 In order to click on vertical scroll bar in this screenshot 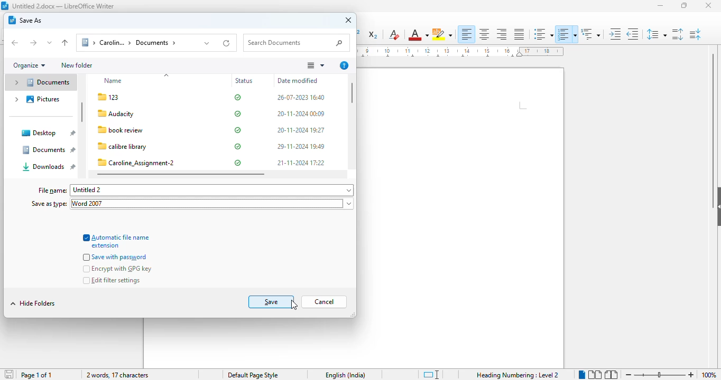, I will do `click(82, 112)`.